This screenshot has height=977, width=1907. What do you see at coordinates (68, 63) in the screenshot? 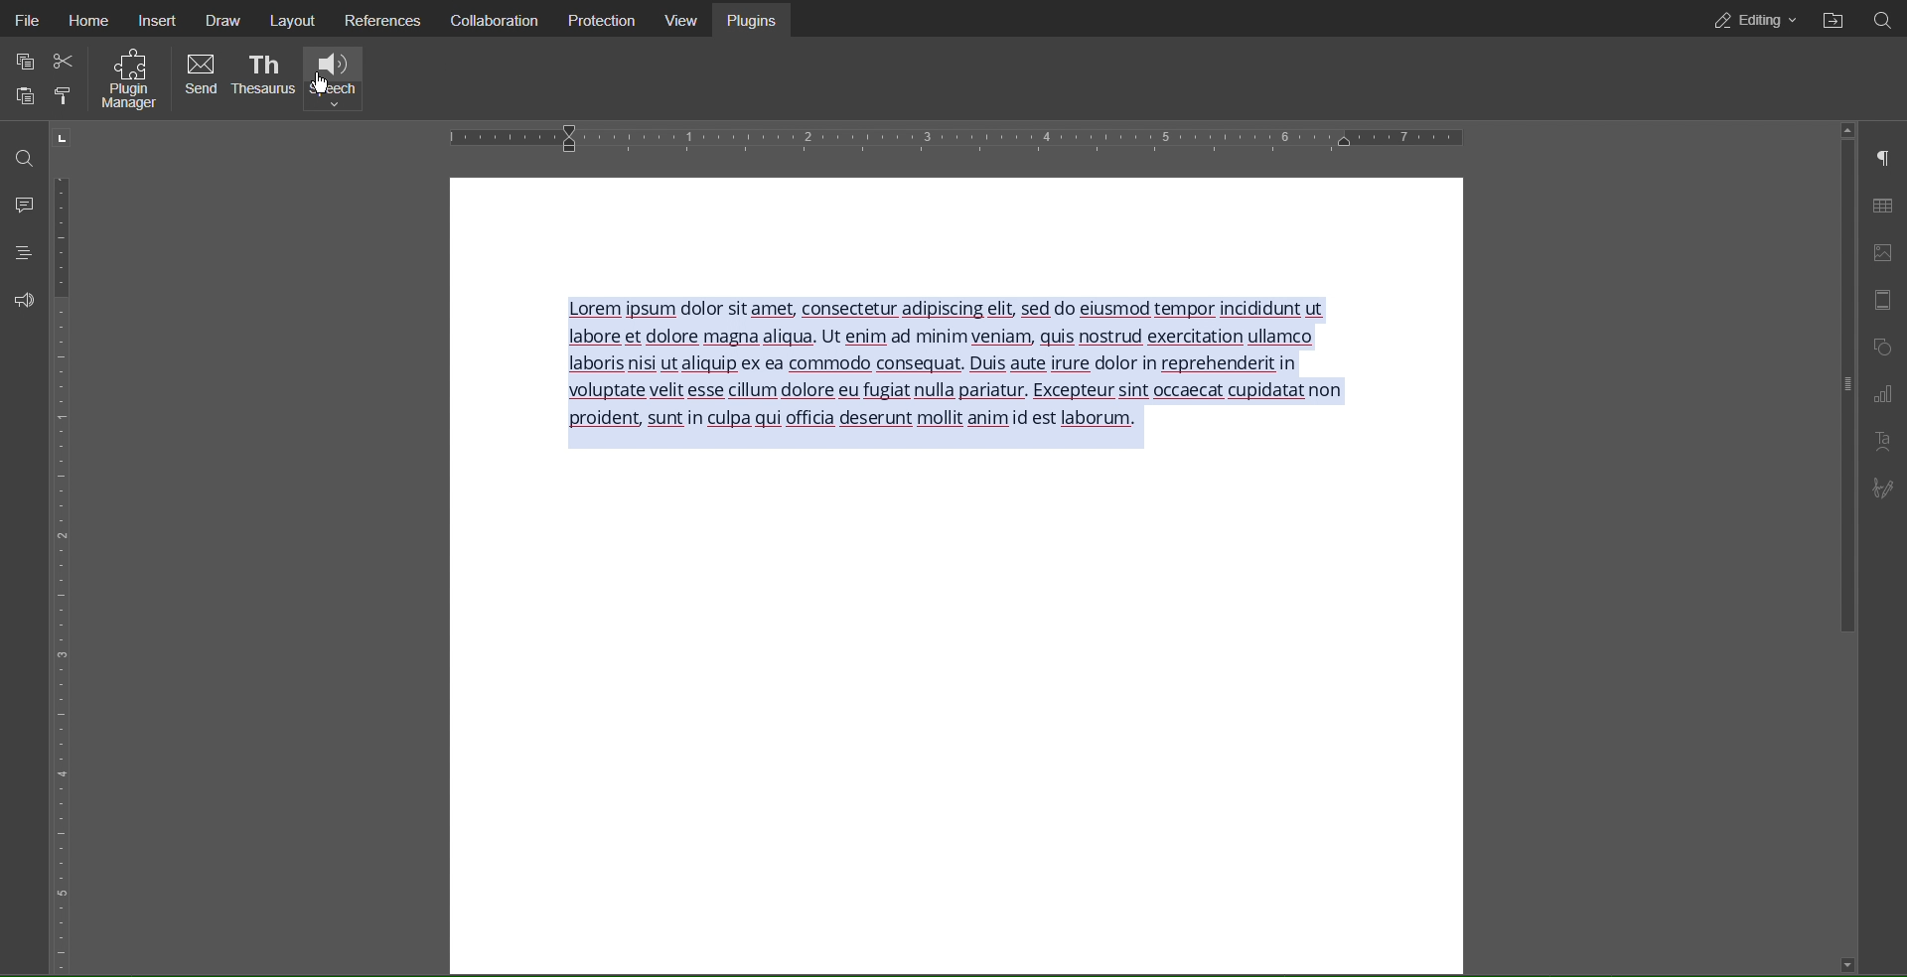
I see `Cut` at bounding box center [68, 63].